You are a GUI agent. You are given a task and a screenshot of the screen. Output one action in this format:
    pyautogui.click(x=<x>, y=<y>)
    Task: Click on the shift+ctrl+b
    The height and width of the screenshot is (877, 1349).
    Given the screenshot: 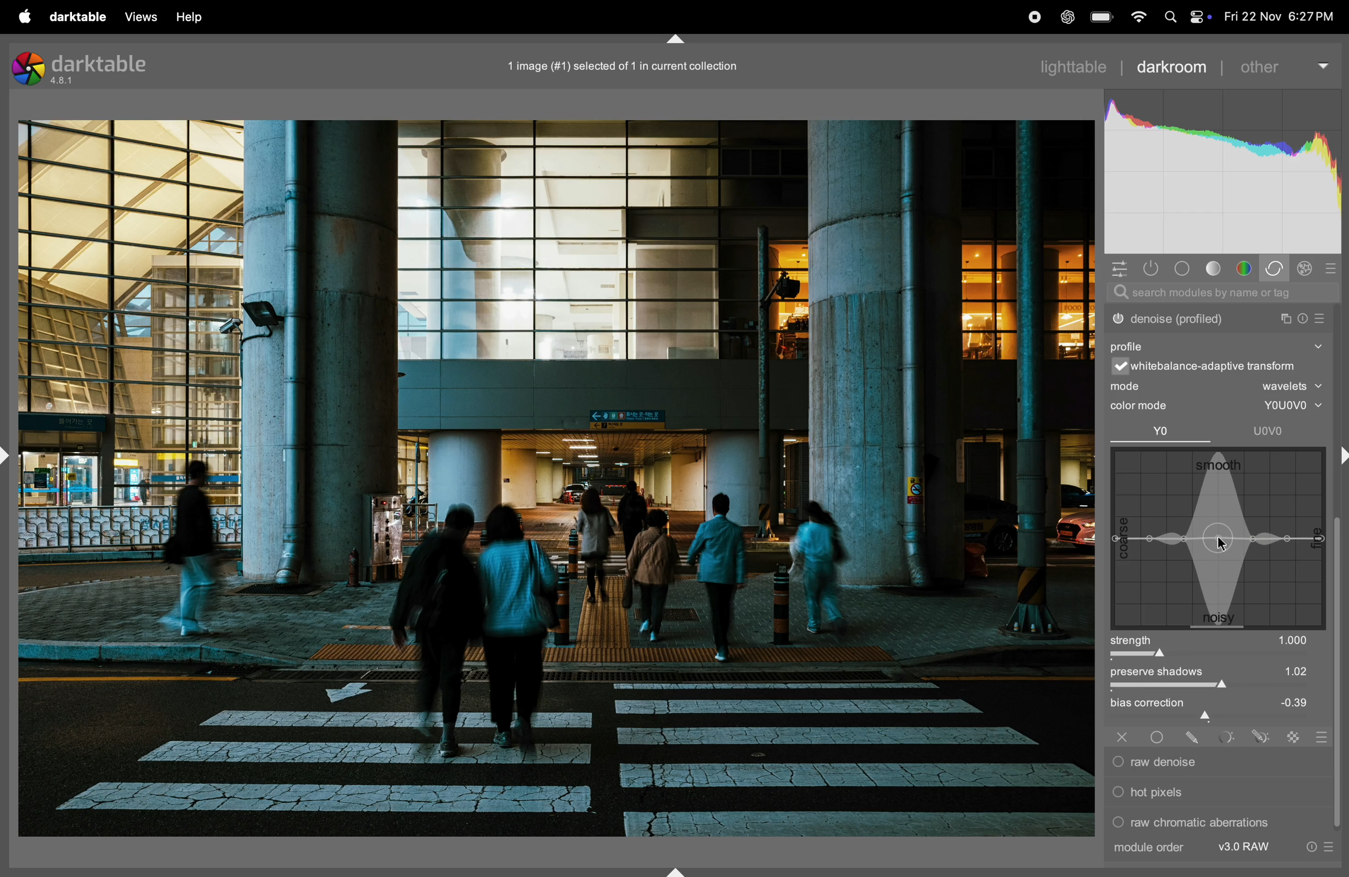 What is the action you would take?
    pyautogui.click(x=677, y=871)
    